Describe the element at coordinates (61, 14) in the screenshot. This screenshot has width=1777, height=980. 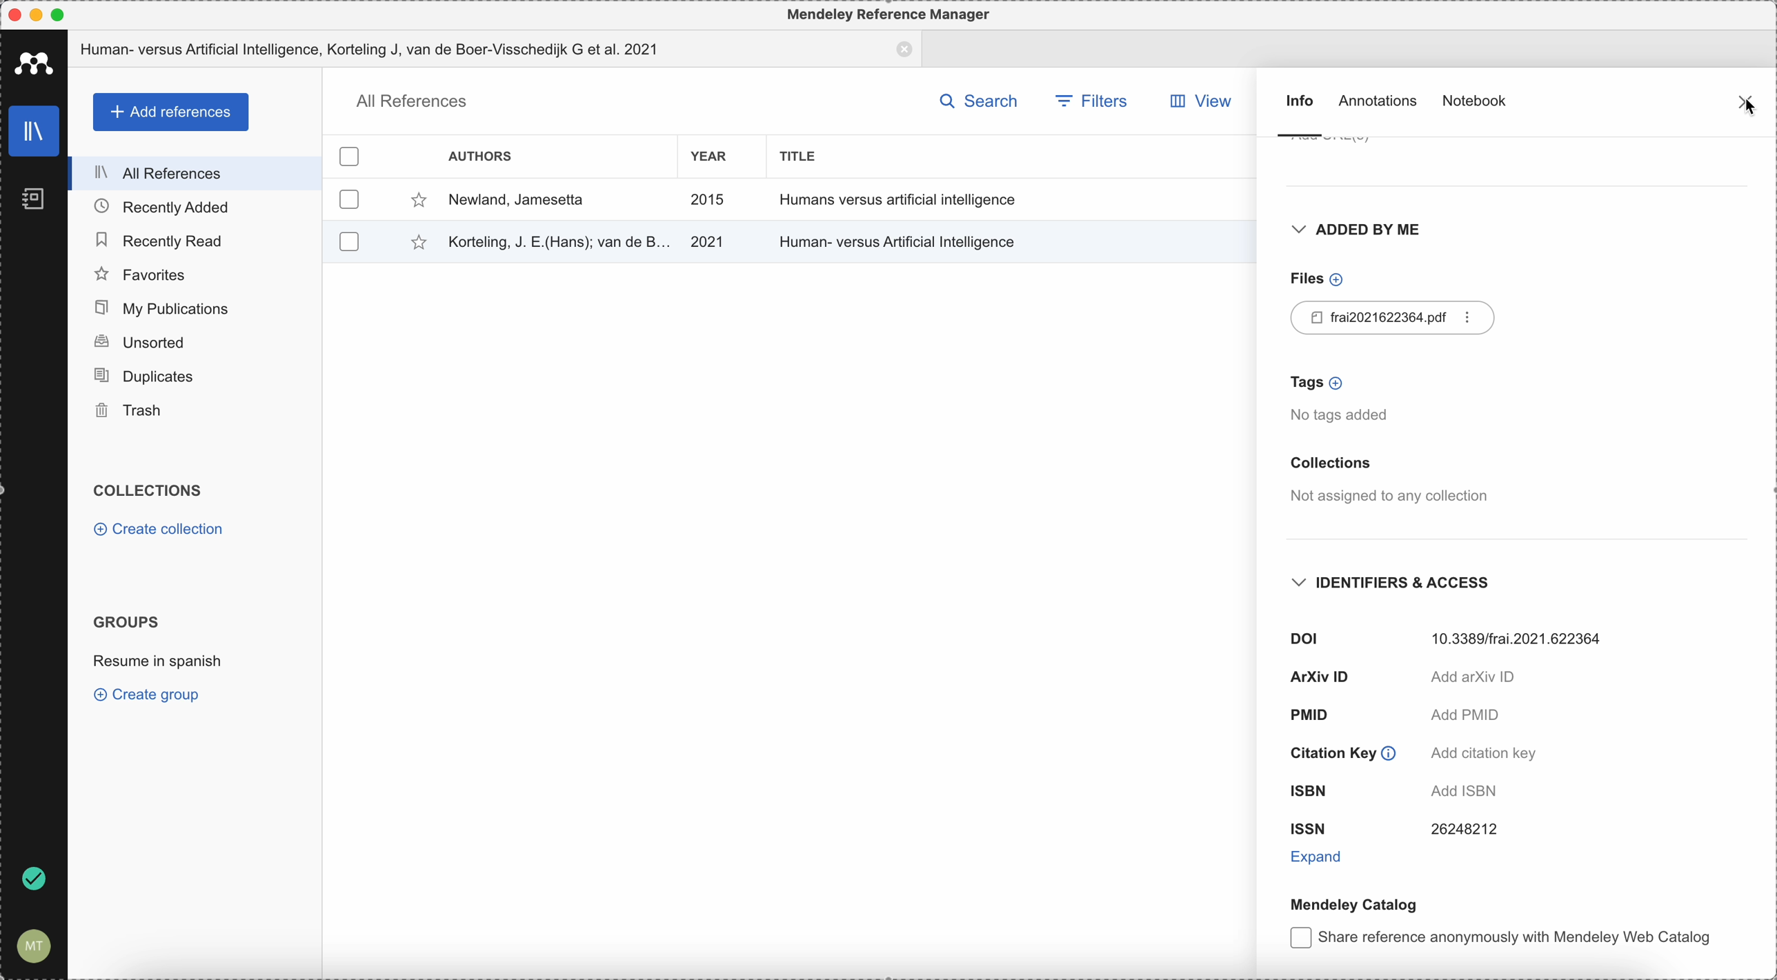
I see `maximize Mendeley` at that location.